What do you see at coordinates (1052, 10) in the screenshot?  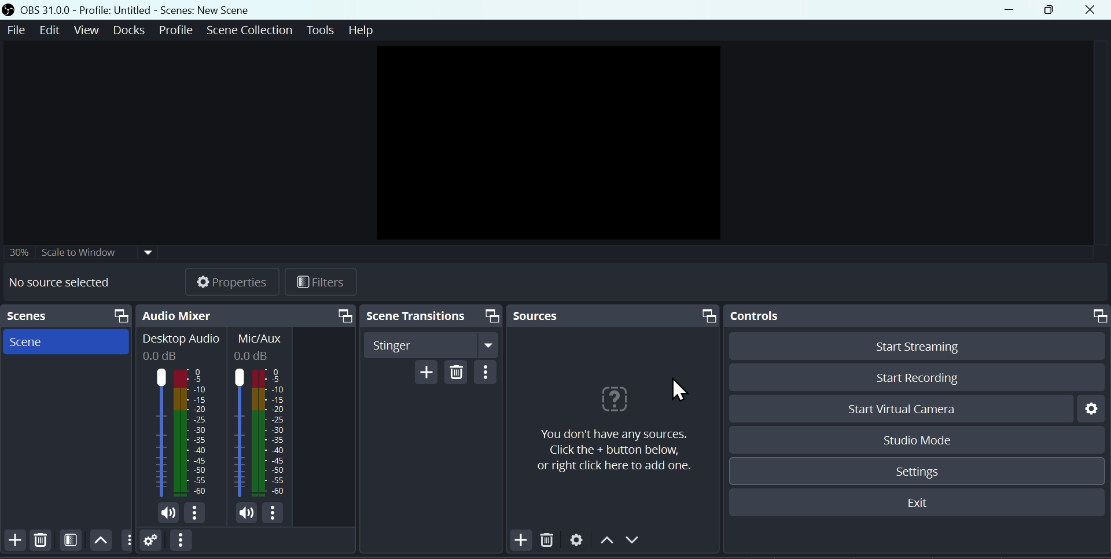 I see `maximise` at bounding box center [1052, 10].